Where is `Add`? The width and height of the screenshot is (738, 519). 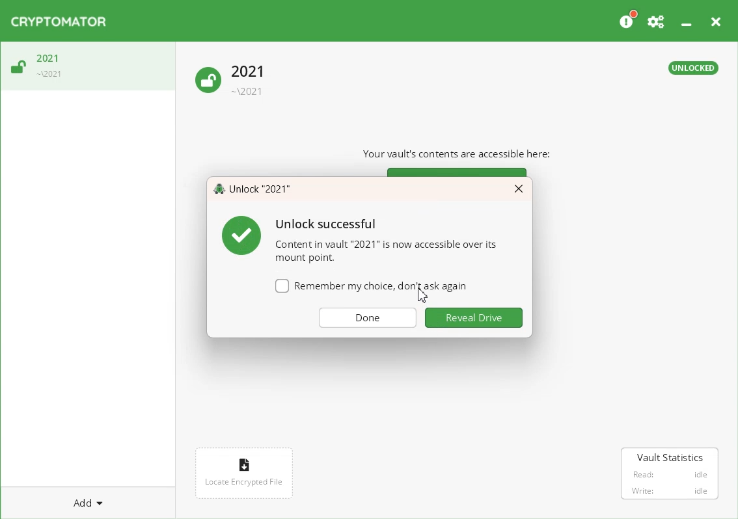 Add is located at coordinates (88, 502).